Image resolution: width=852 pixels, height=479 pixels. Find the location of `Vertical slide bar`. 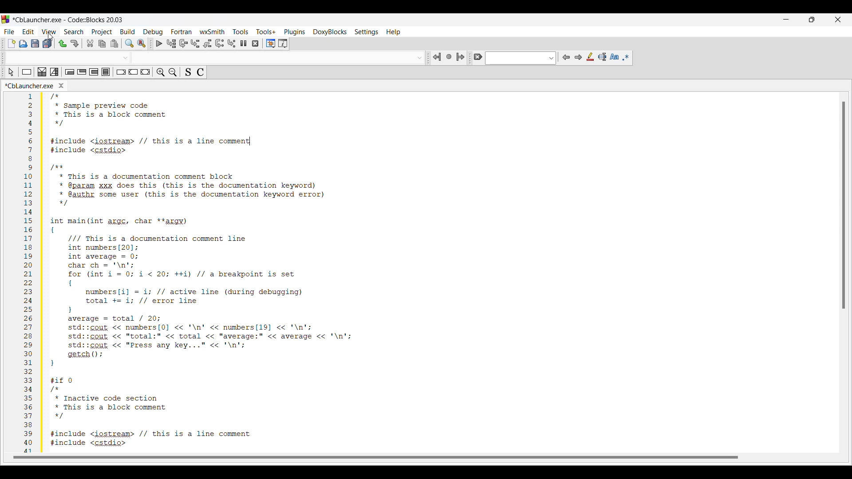

Vertical slide bar is located at coordinates (844, 206).